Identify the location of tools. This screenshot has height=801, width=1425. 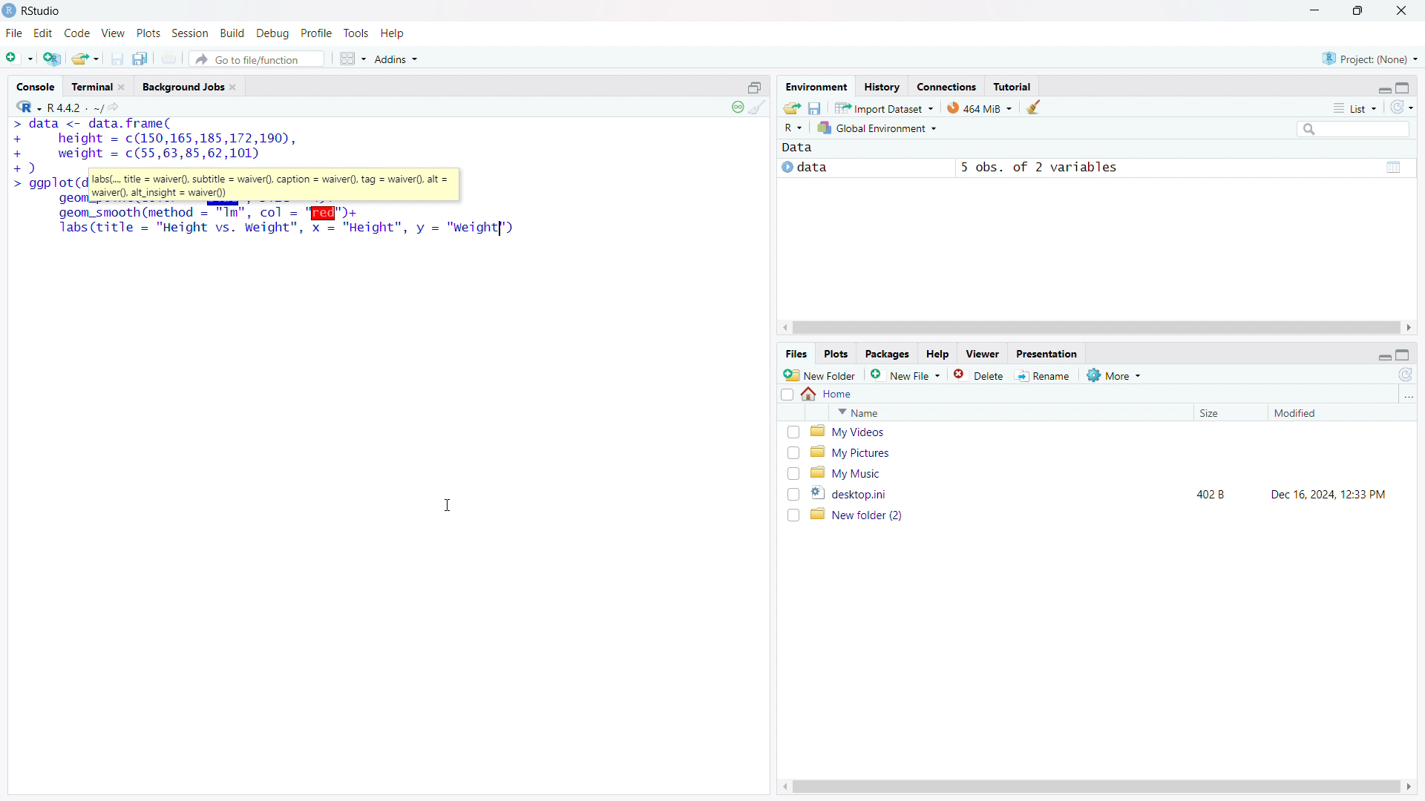
(356, 33).